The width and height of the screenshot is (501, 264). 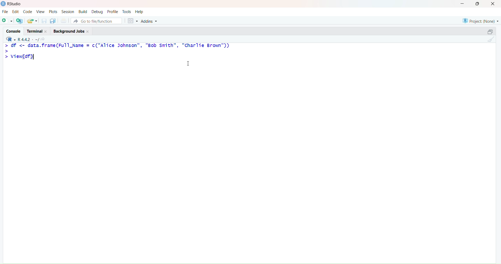 What do you see at coordinates (29, 39) in the screenshot?
I see `R 4.4.2 ~/` at bounding box center [29, 39].